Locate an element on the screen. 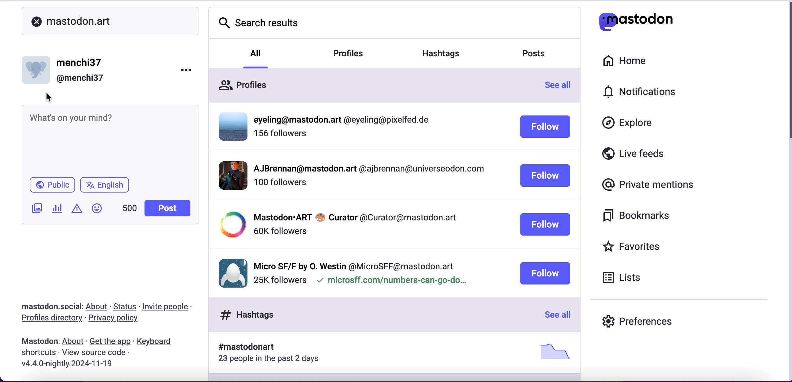  notifications is located at coordinates (642, 92).